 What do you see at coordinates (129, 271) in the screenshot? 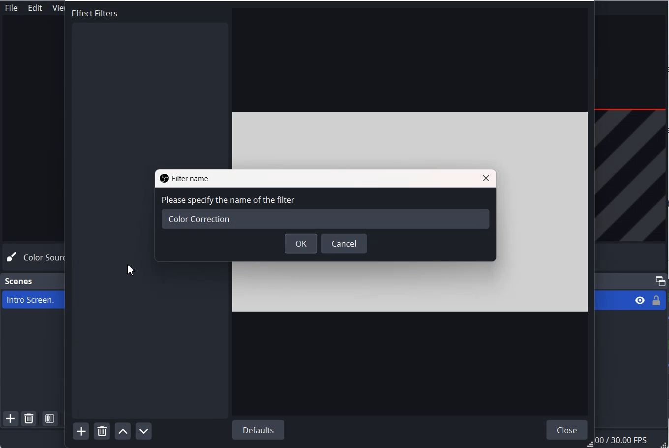
I see `Cursor` at bounding box center [129, 271].